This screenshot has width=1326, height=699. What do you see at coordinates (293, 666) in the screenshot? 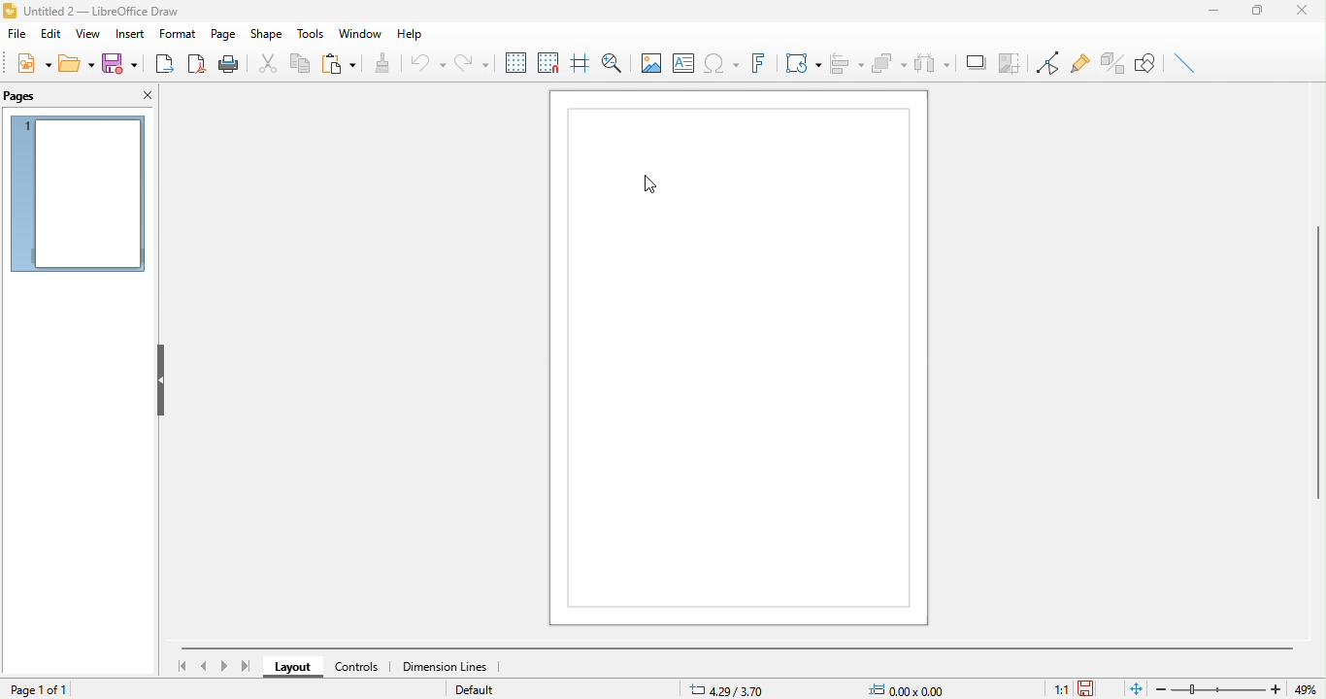
I see `layout` at bounding box center [293, 666].